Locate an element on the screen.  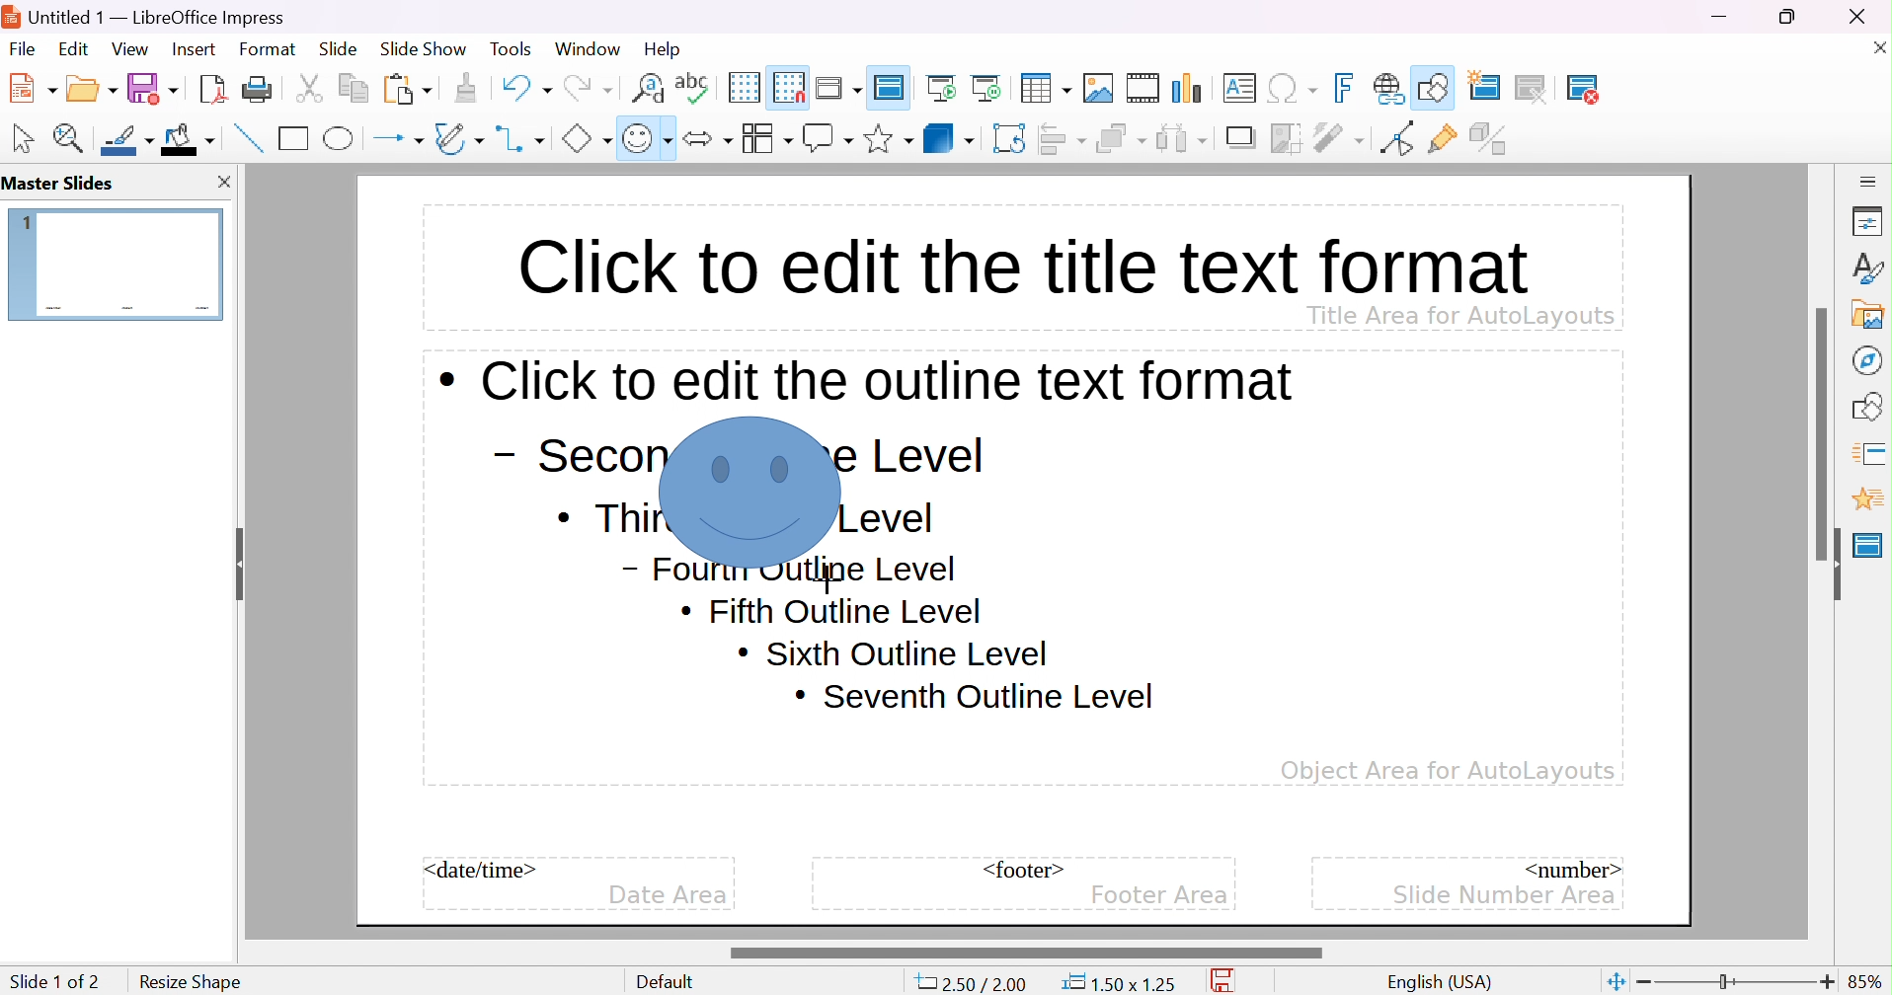
clone formatting is located at coordinates (466, 88).